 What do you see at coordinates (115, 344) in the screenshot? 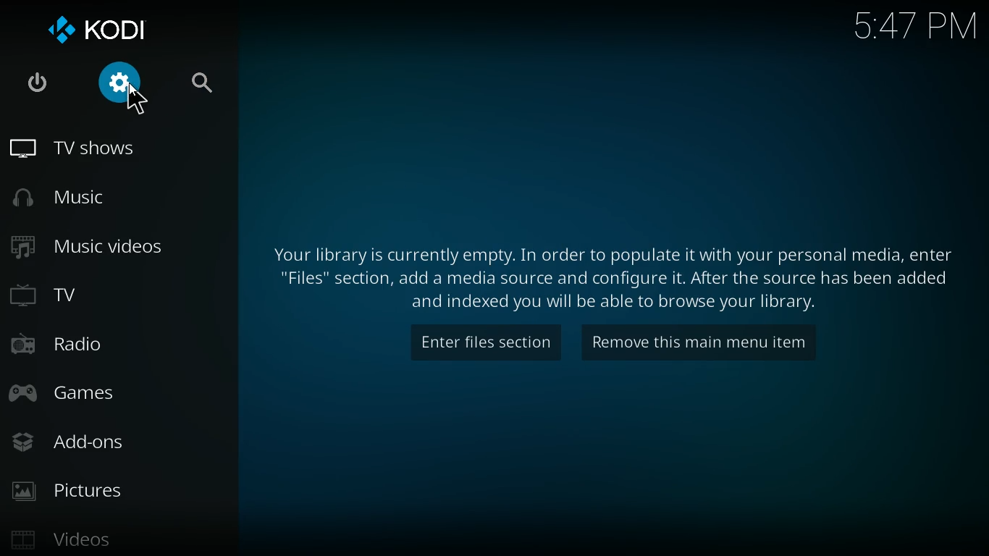
I see `radio` at bounding box center [115, 344].